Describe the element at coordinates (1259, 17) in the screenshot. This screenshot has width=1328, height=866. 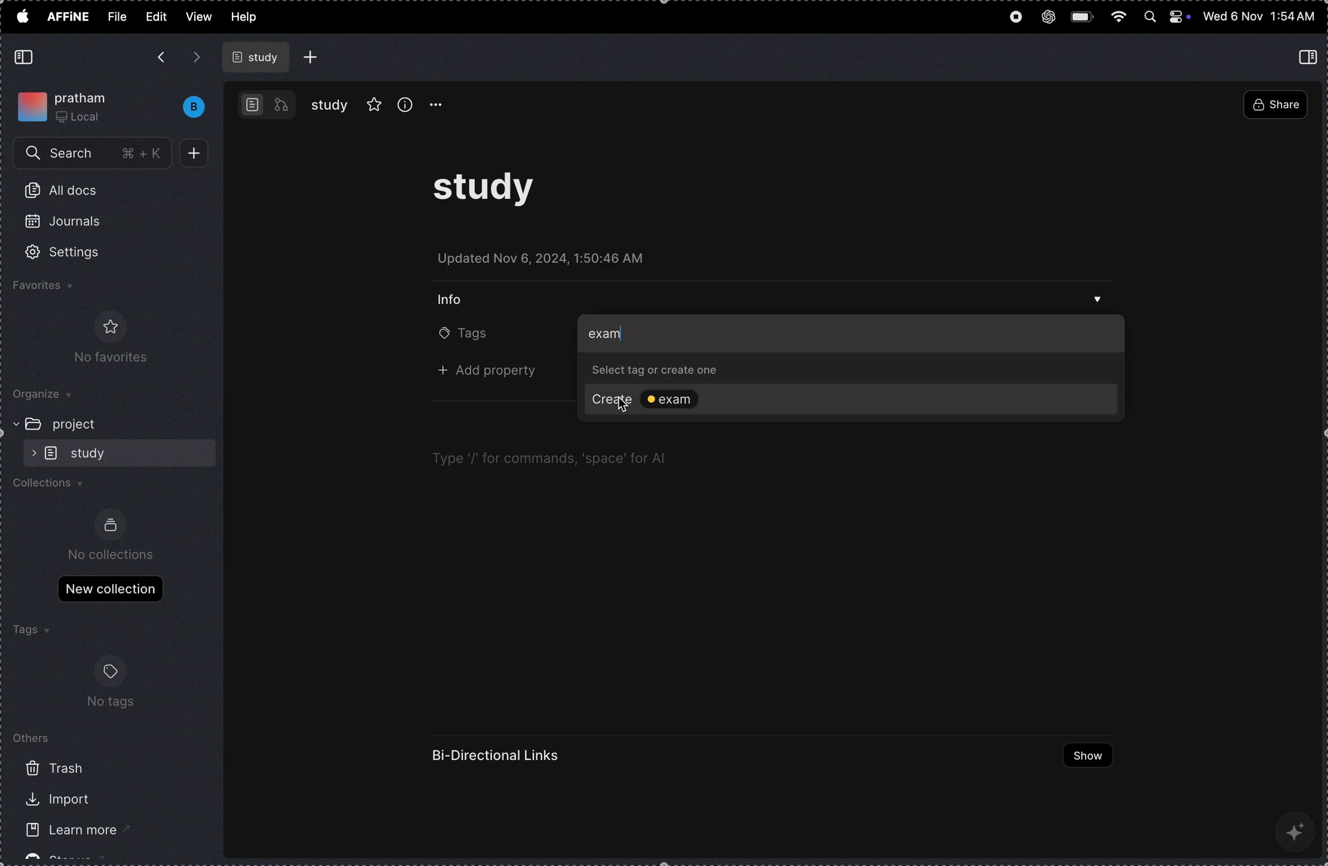
I see `time and date` at that location.